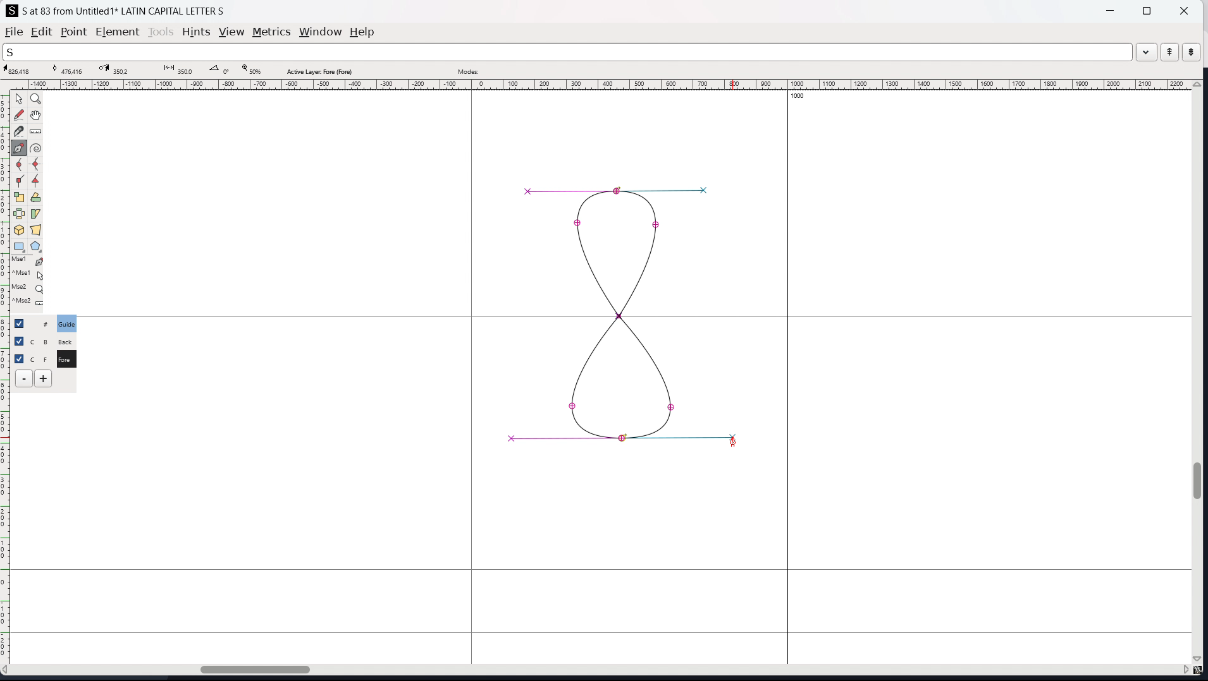  Describe the element at coordinates (28, 275) in the screenshot. I see `^Mse1` at that location.